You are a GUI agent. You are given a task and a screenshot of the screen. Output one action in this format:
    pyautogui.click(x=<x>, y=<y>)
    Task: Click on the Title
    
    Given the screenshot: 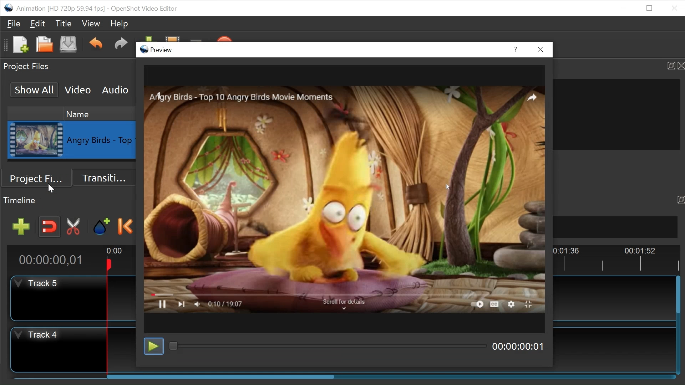 What is the action you would take?
    pyautogui.click(x=64, y=24)
    